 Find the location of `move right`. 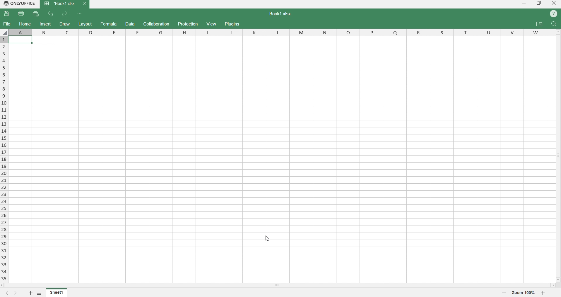

move right is located at coordinates (553, 286).